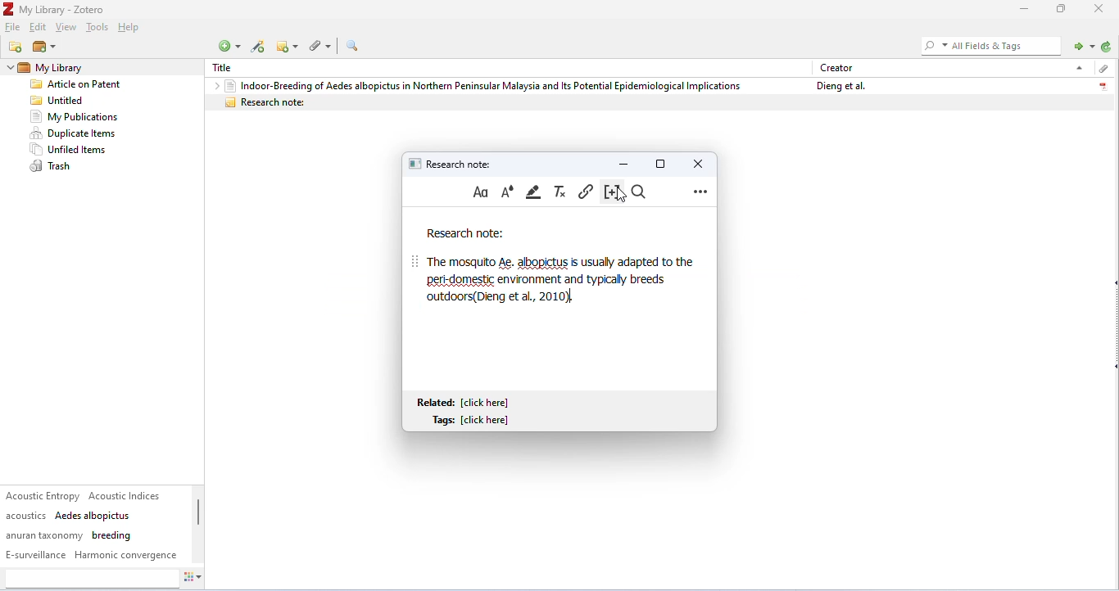 The width and height of the screenshot is (1119, 591). Describe the element at coordinates (659, 102) in the screenshot. I see `research note` at that location.